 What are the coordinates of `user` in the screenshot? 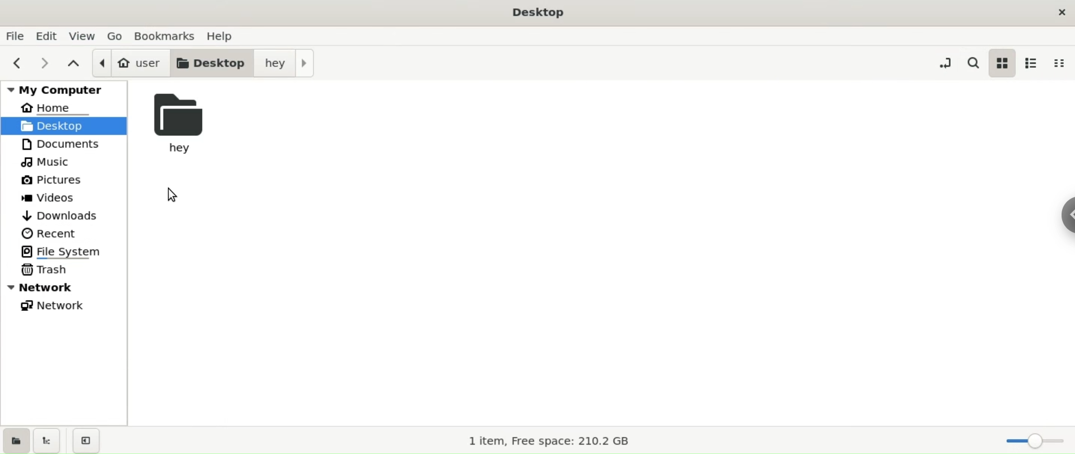 It's located at (131, 63).